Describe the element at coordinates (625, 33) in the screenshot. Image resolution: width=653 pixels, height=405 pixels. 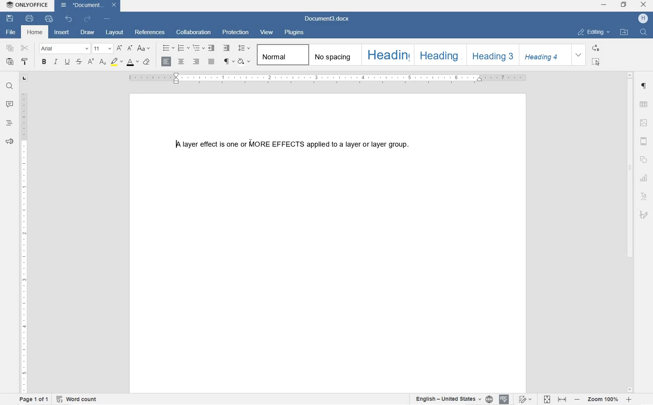
I see `OPEN FILE LOCATION` at that location.